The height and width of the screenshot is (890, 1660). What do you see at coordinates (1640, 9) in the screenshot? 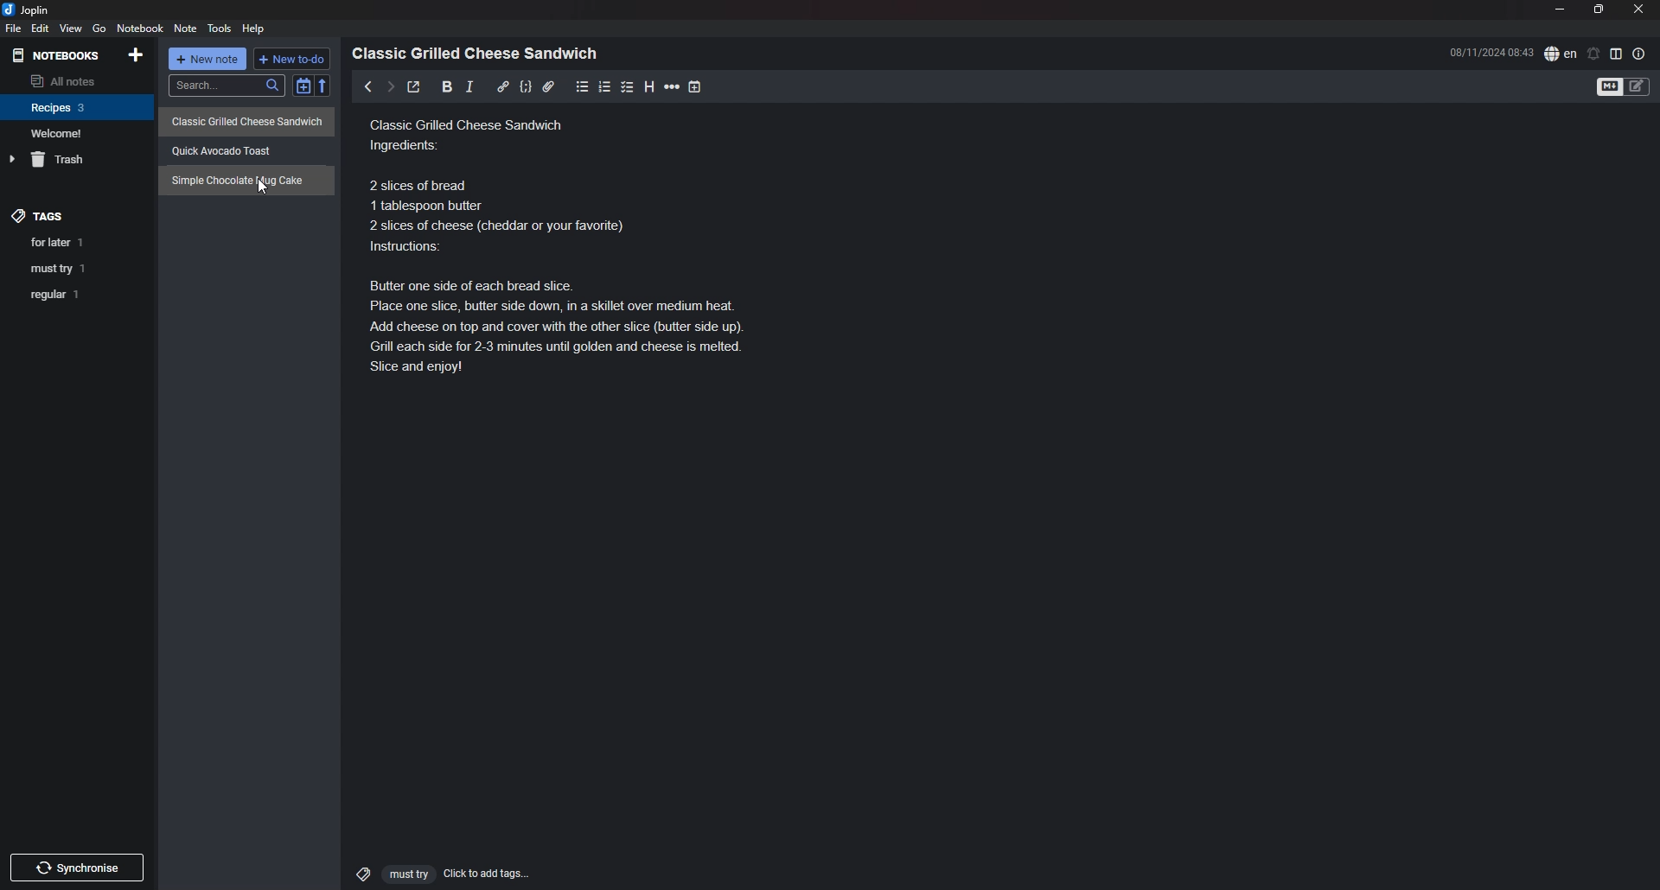
I see `close` at bounding box center [1640, 9].